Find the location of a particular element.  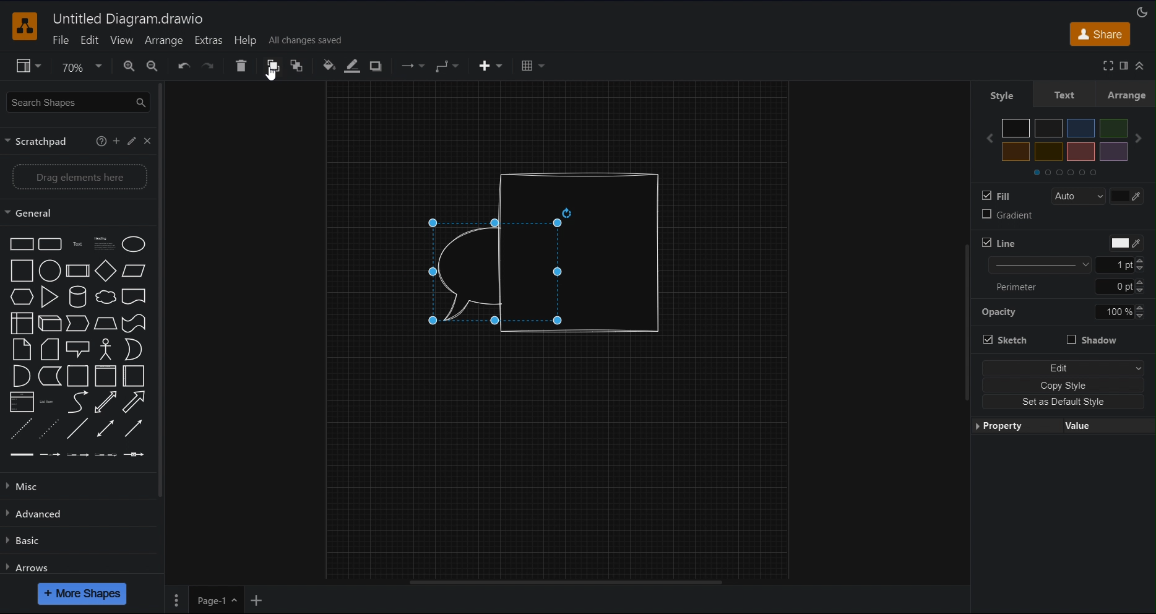

Opacity is located at coordinates (998, 313).